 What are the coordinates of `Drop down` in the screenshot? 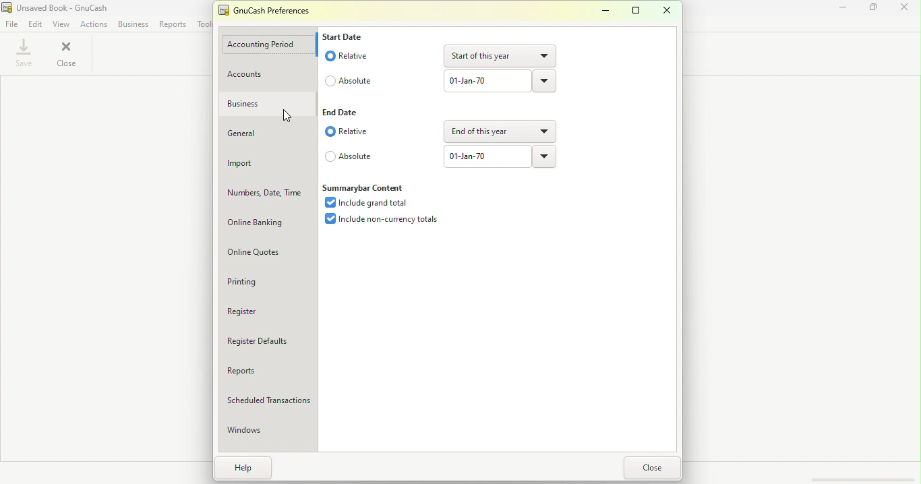 It's located at (547, 158).